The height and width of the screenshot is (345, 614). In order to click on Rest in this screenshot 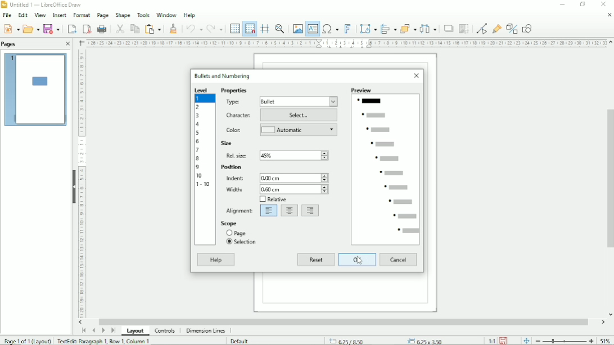, I will do `click(316, 260)`.